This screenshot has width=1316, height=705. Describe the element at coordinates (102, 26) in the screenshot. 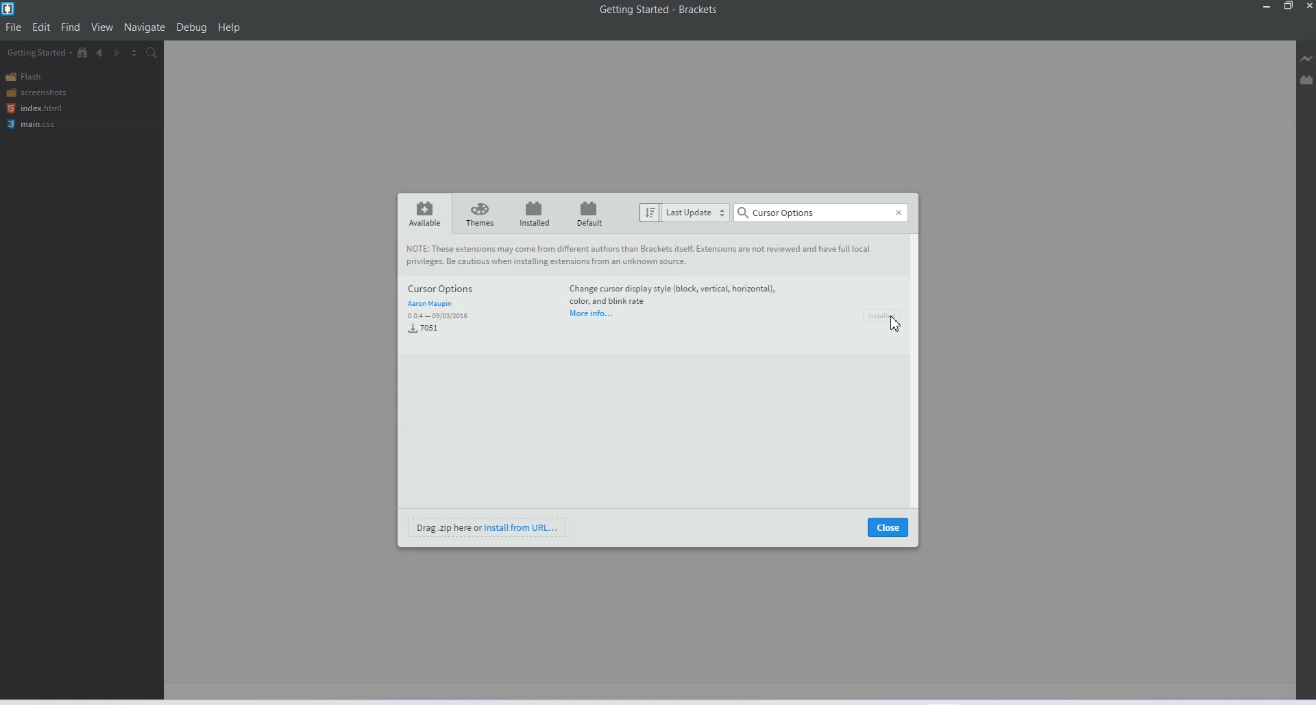

I see `View` at that location.